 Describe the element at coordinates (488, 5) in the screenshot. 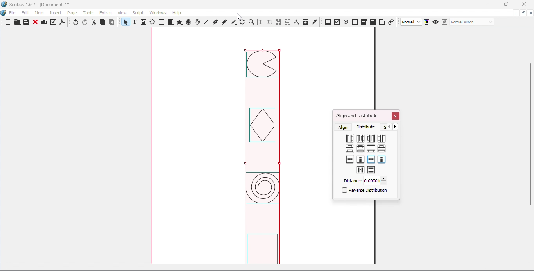

I see `Minimize` at that location.